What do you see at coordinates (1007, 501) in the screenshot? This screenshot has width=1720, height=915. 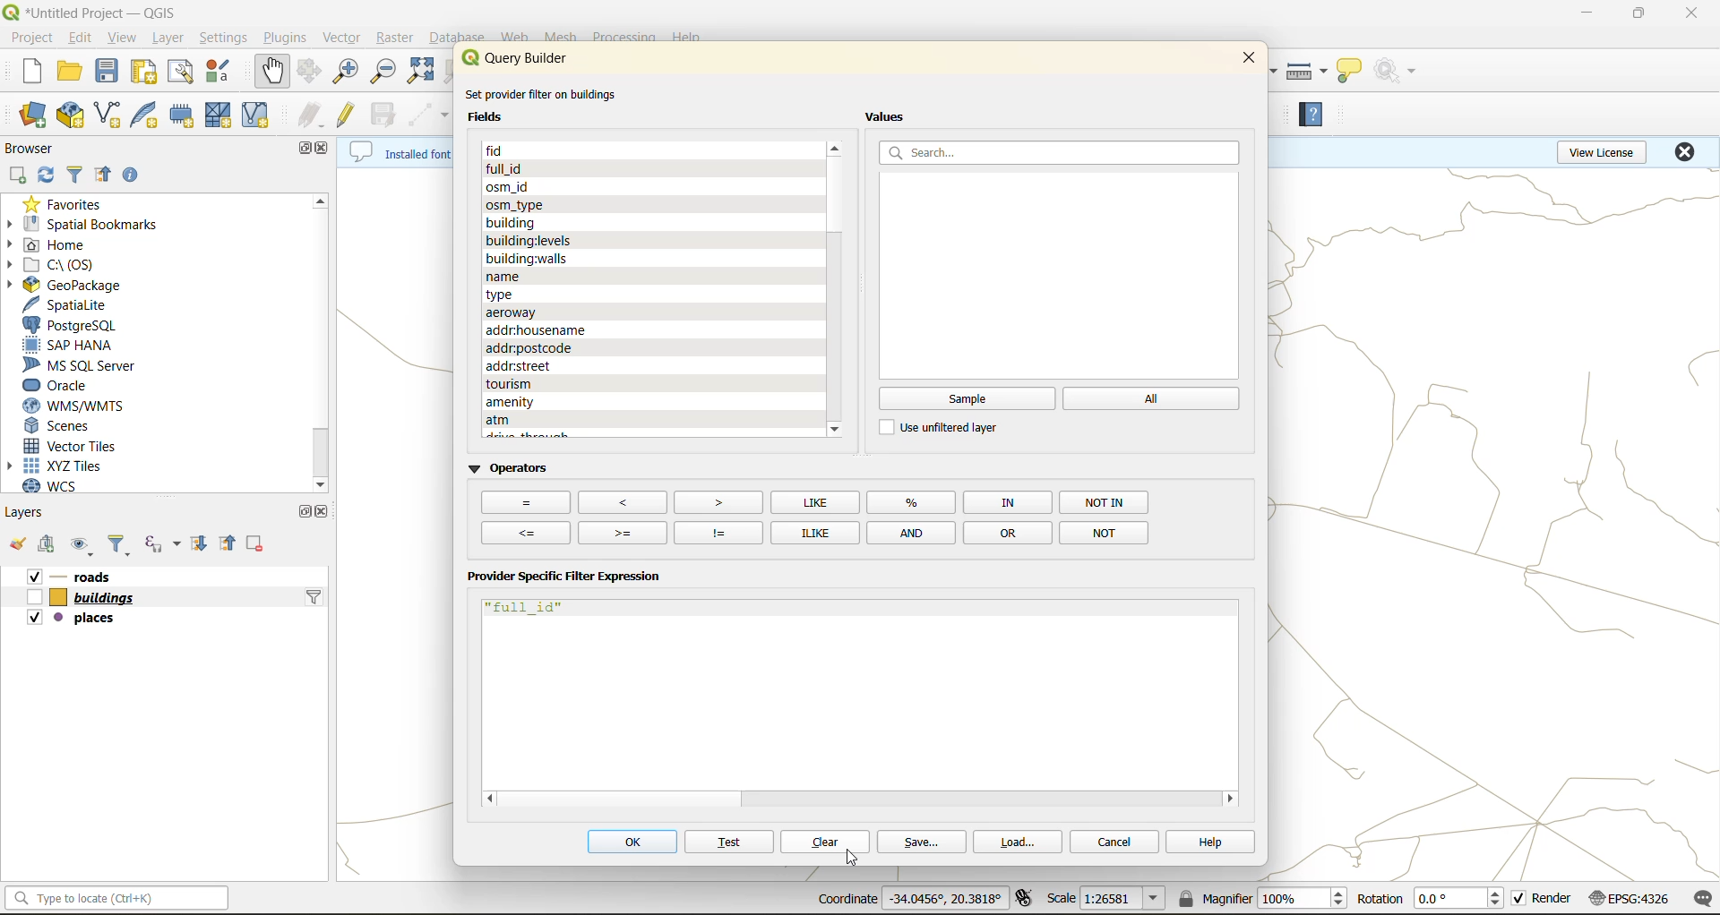 I see `opertators` at bounding box center [1007, 501].